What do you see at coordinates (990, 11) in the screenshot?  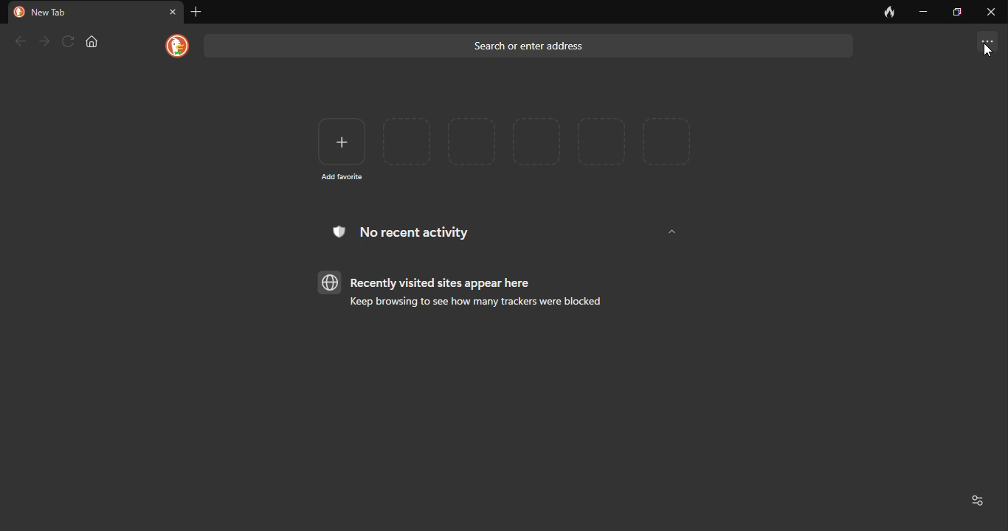 I see `close` at bounding box center [990, 11].